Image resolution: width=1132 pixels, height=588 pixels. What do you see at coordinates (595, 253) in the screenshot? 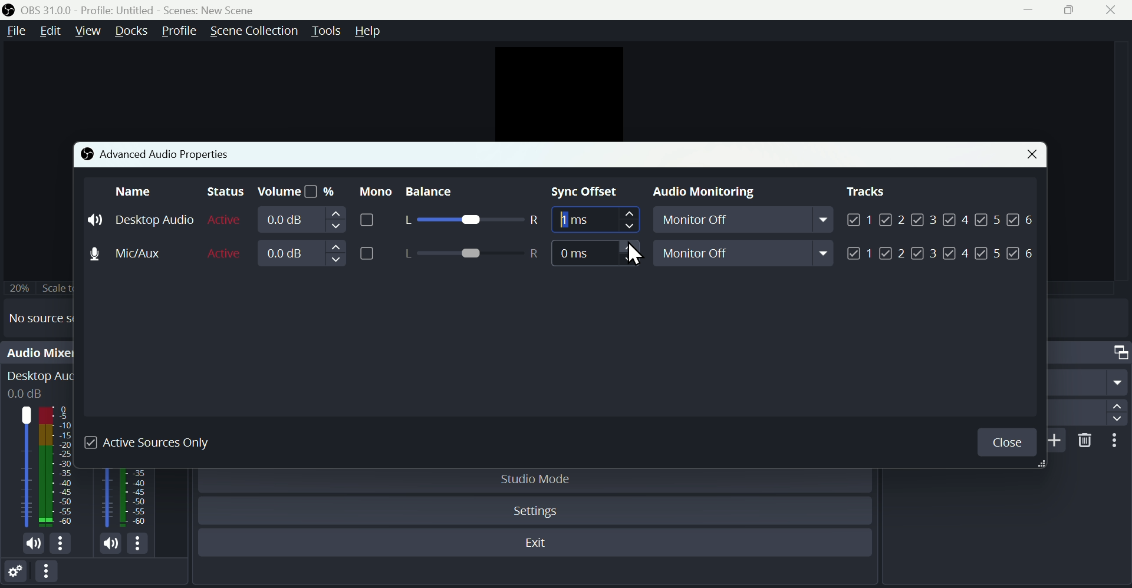
I see `Sync Offset` at bounding box center [595, 253].